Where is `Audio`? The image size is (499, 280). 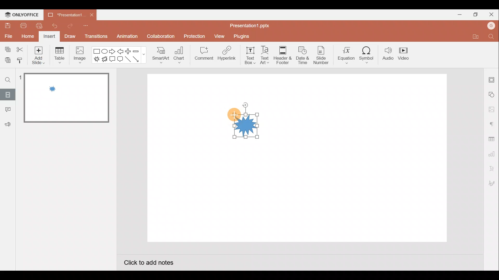 Audio is located at coordinates (387, 54).